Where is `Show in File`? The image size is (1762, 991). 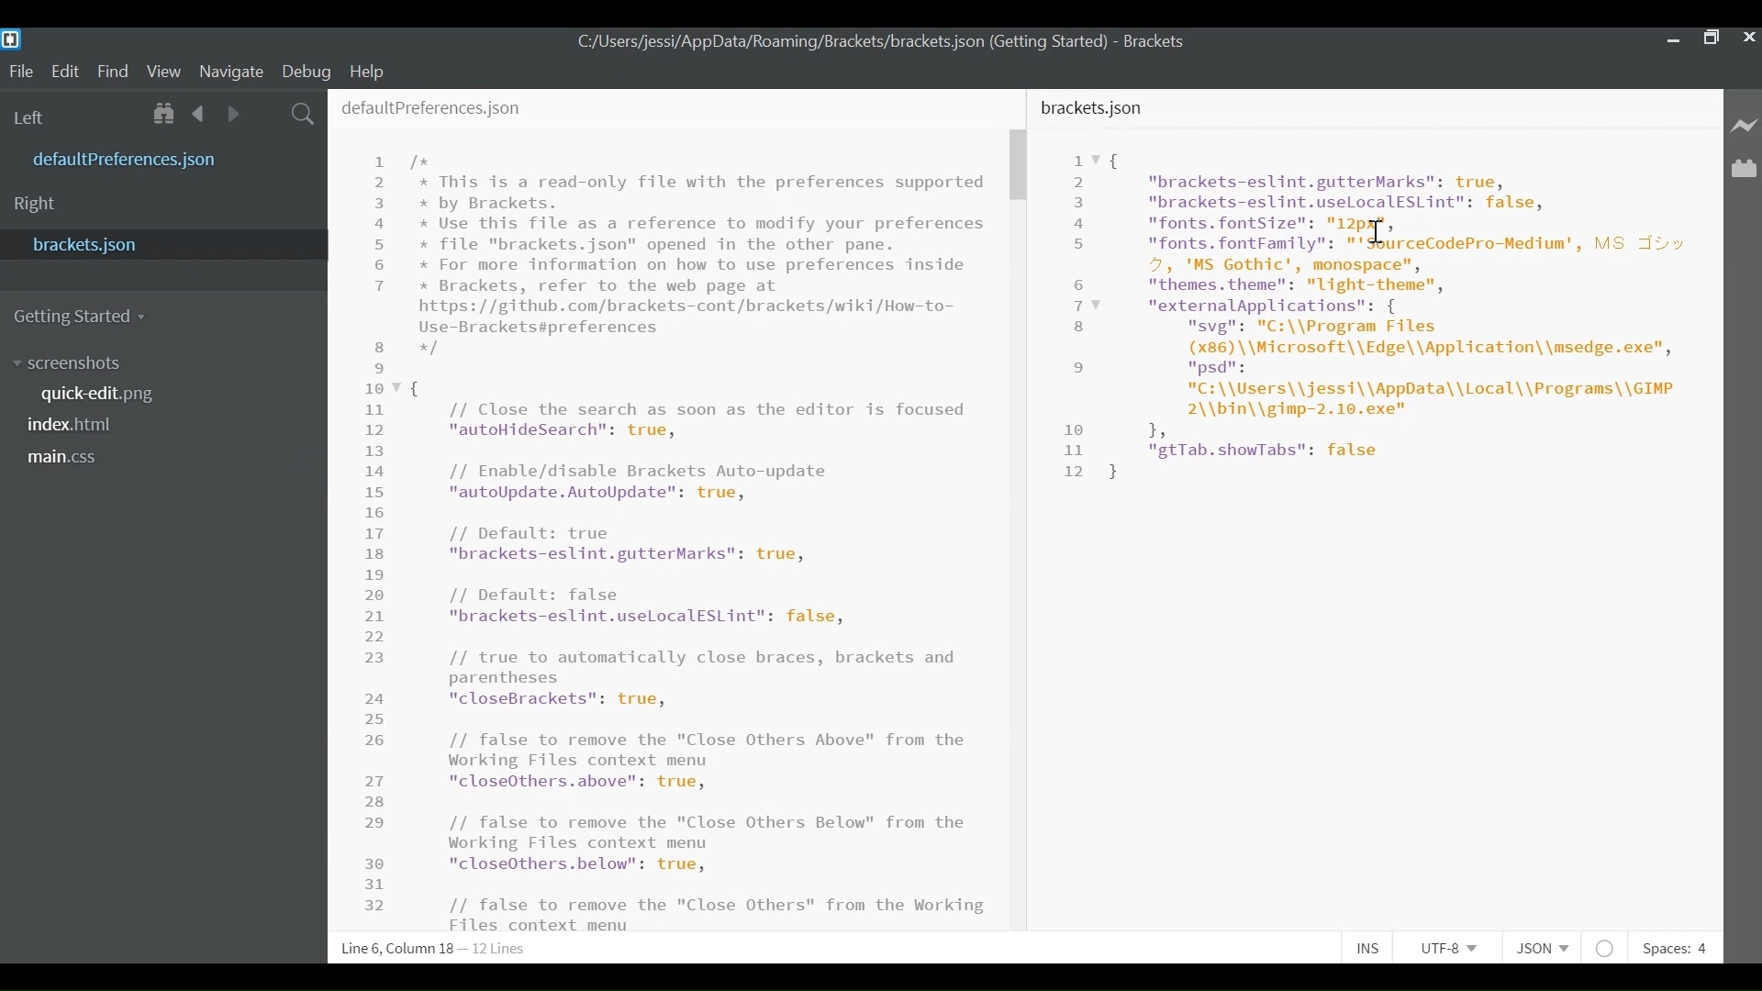 Show in File is located at coordinates (165, 114).